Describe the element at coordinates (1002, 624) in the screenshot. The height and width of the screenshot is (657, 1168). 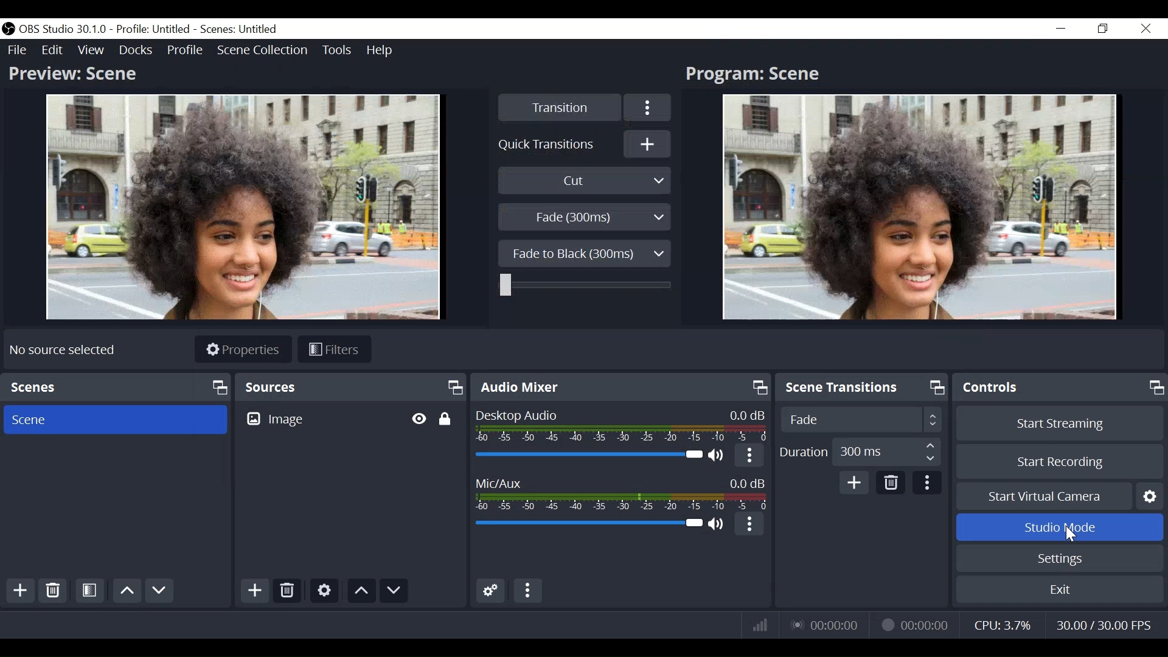
I see `CPU Usage` at that location.